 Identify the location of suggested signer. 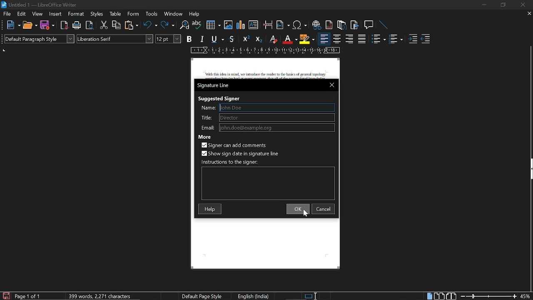
(218, 98).